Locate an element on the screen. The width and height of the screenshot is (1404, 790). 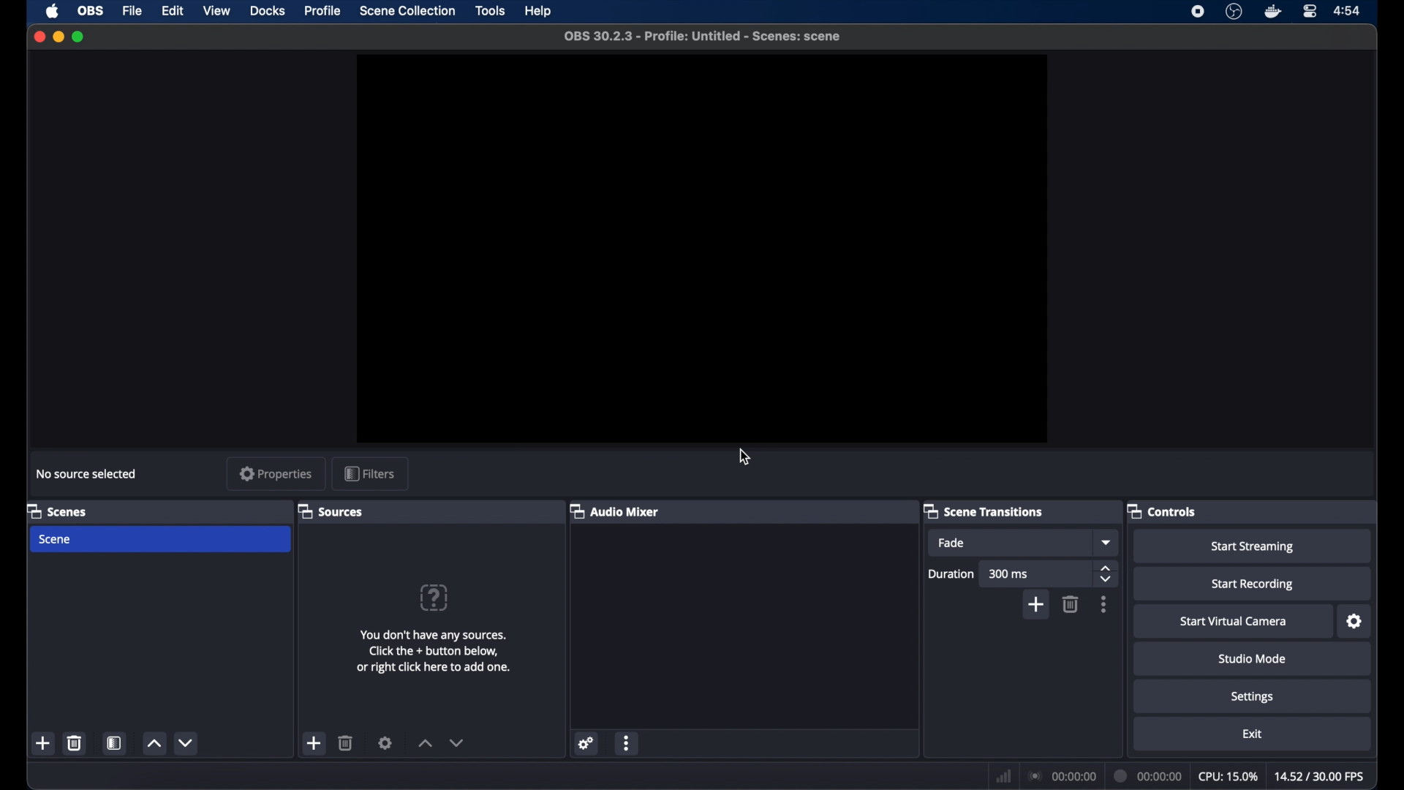
preview is located at coordinates (701, 252).